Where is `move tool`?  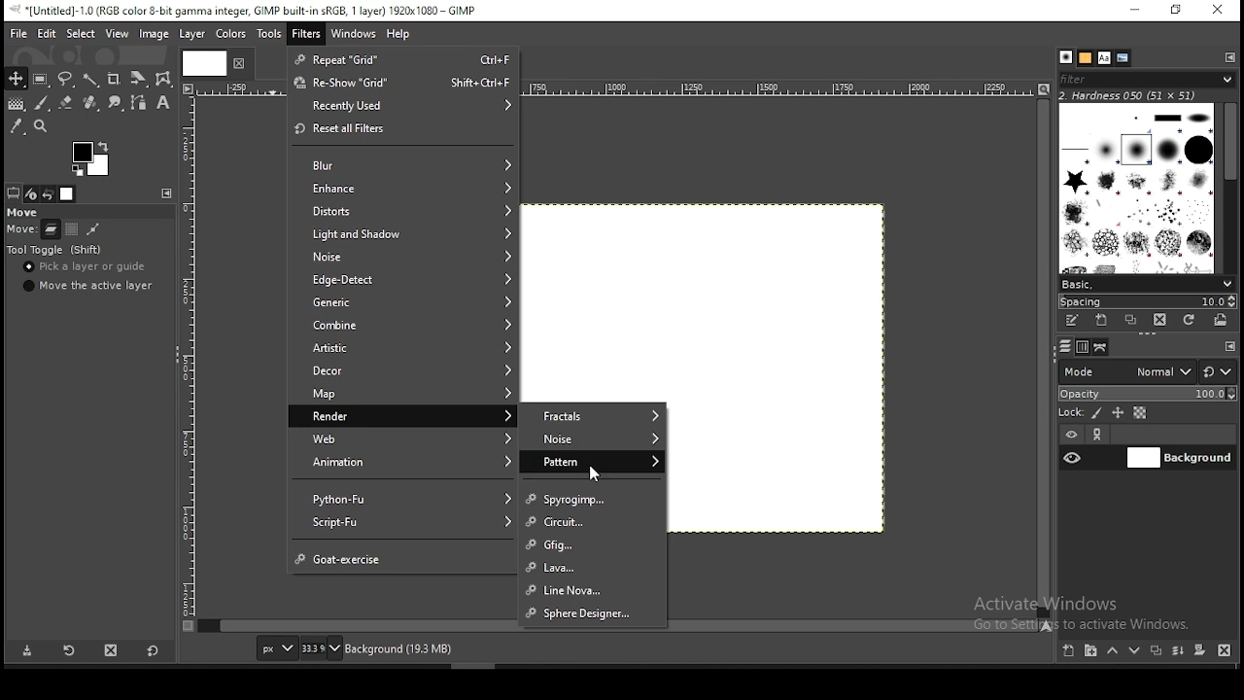 move tool is located at coordinates (16, 78).